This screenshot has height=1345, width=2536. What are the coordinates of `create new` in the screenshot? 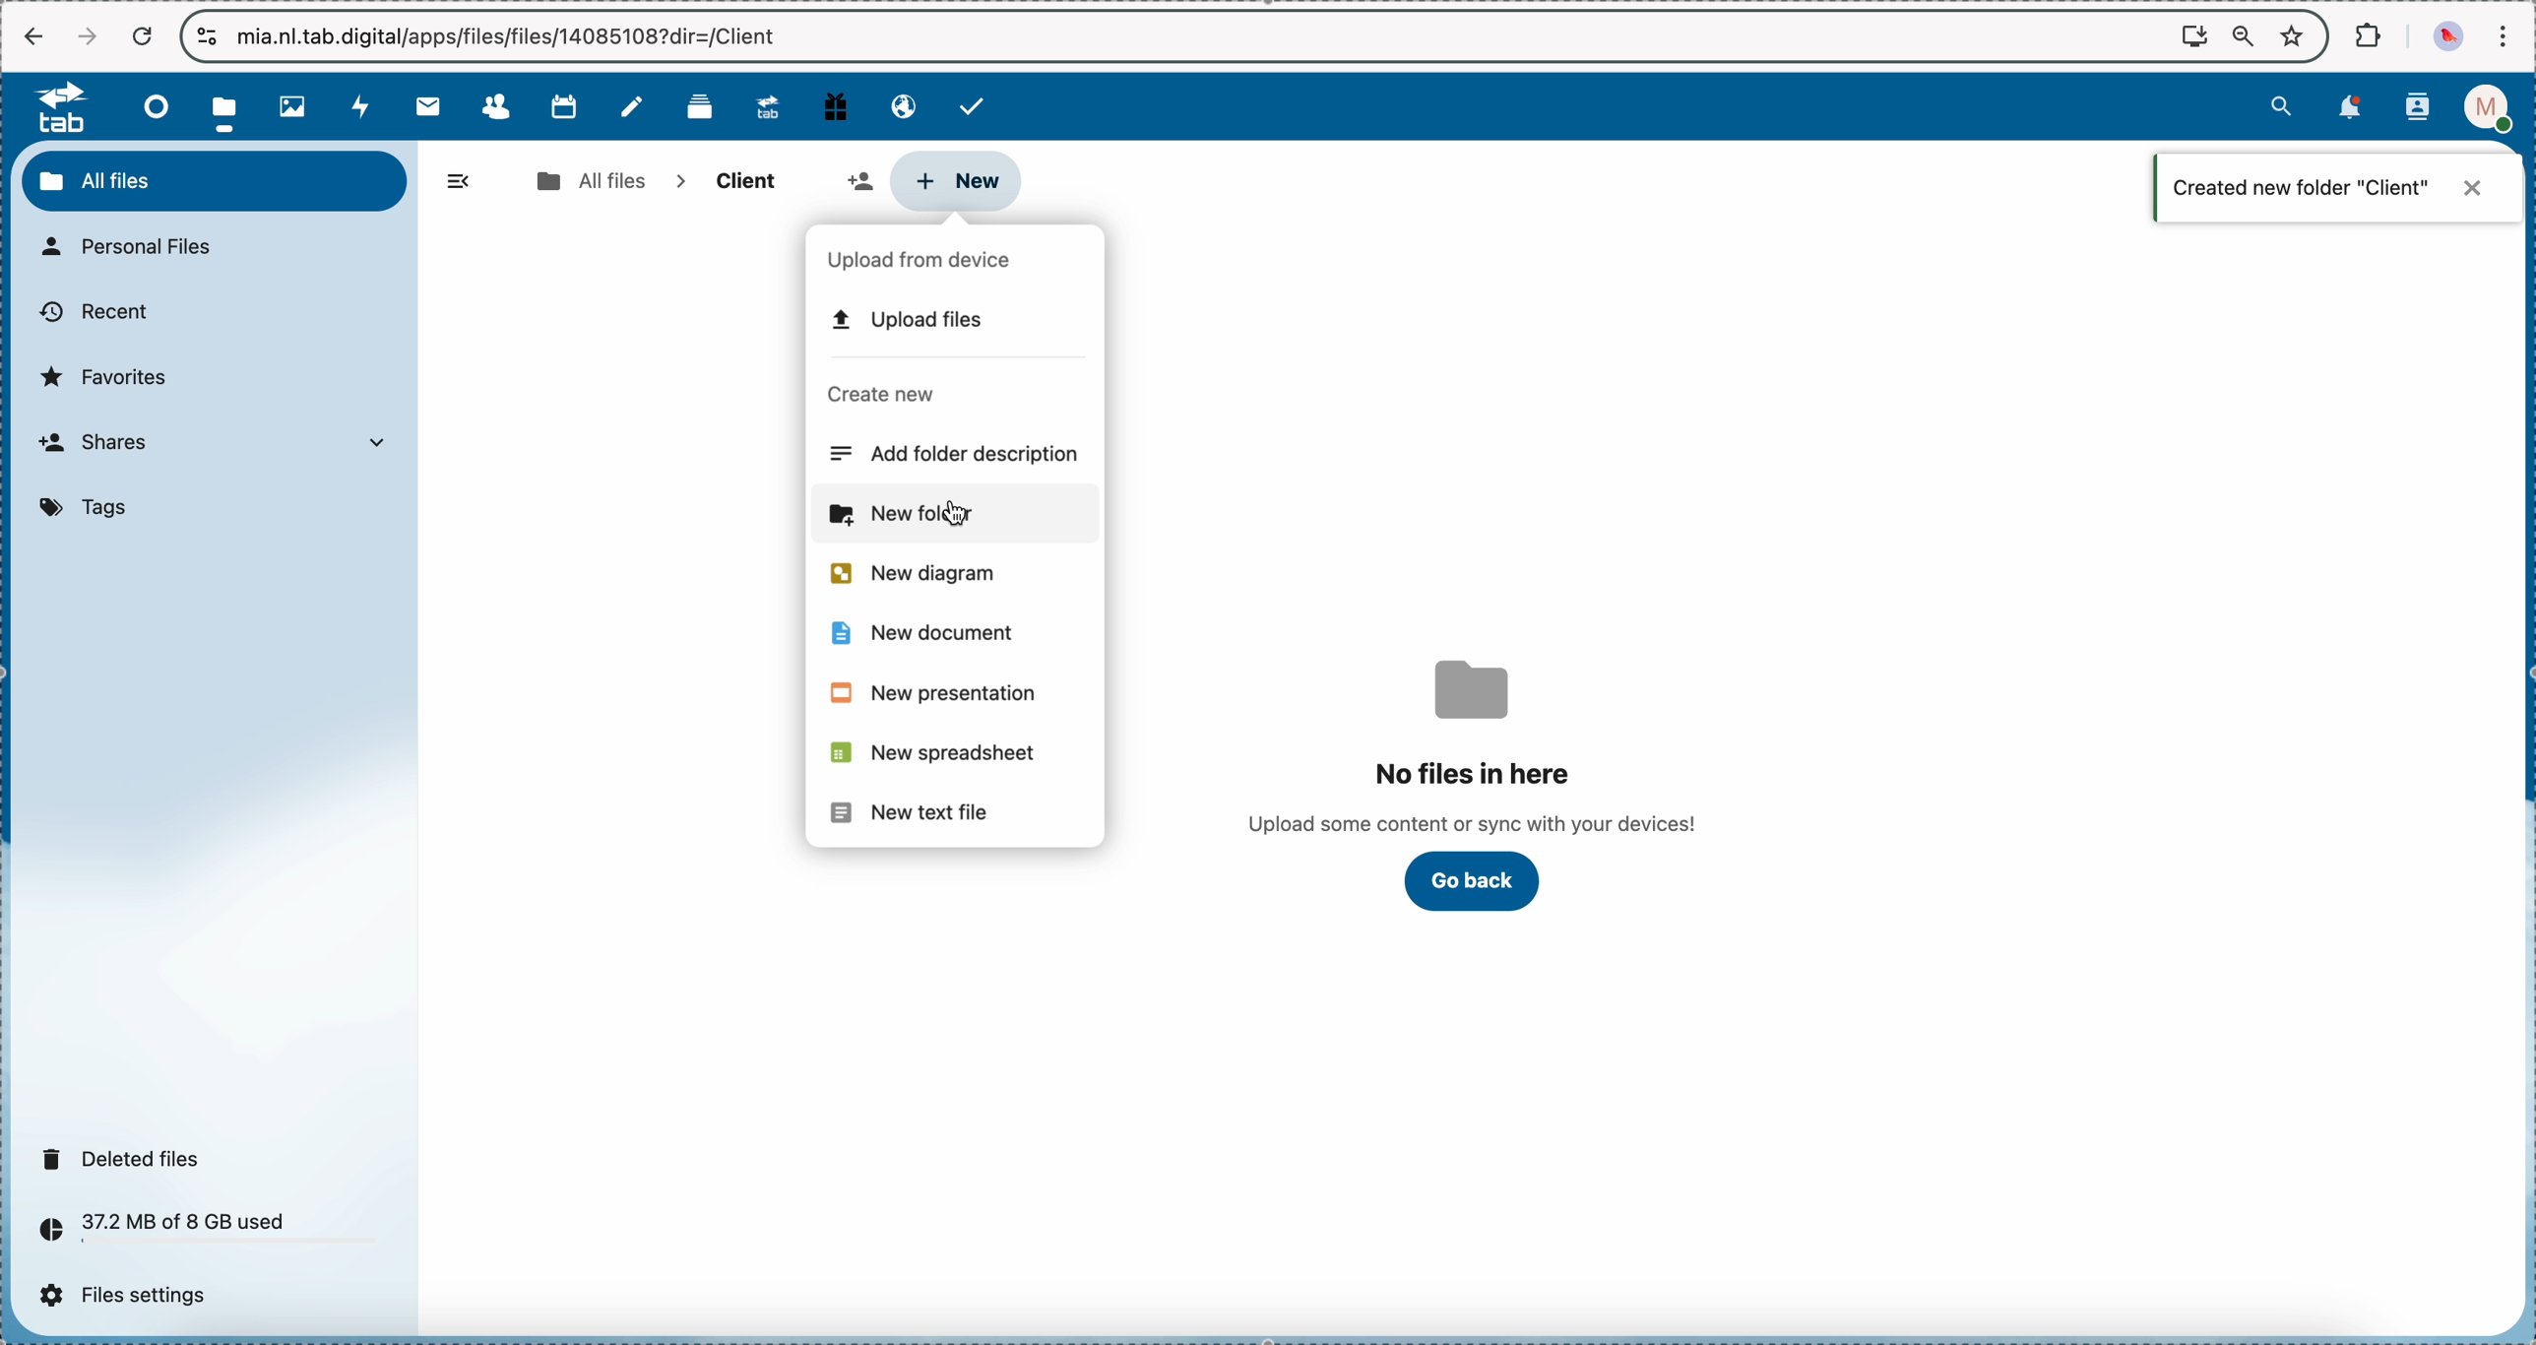 It's located at (881, 394).